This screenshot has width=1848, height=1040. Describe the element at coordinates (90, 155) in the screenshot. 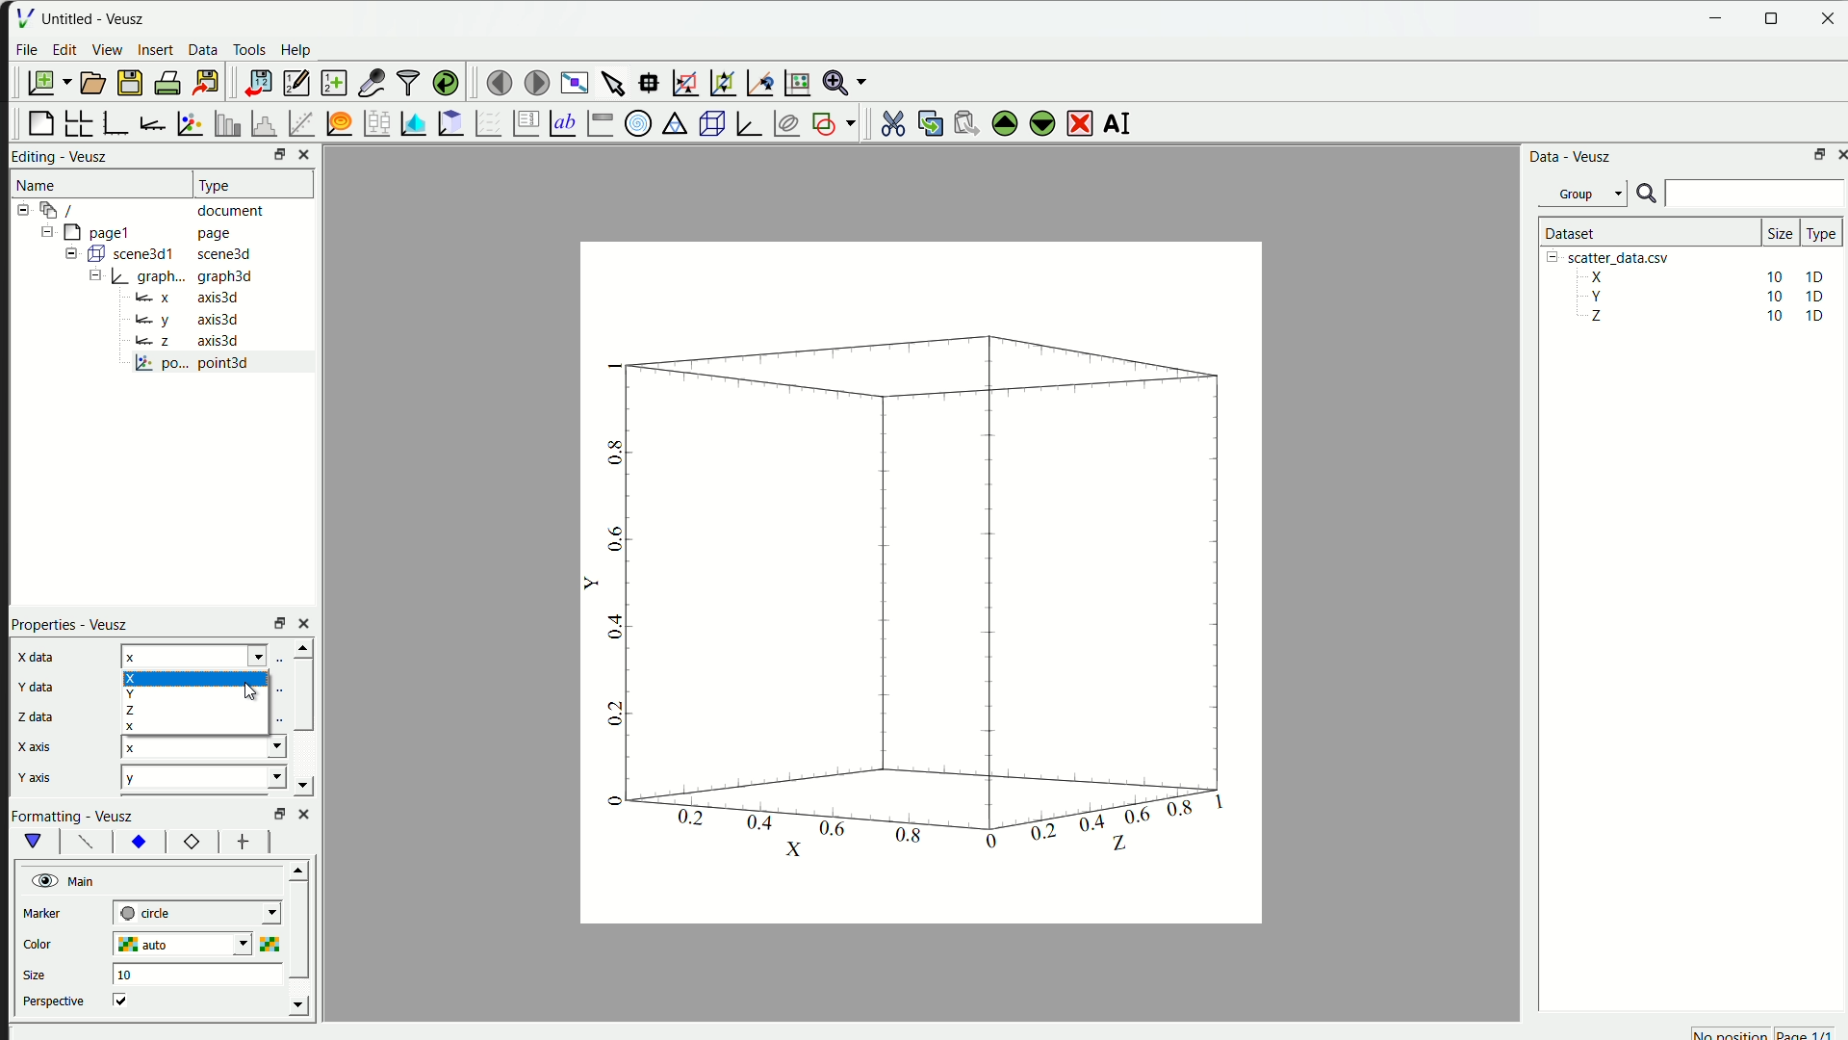

I see `Veusz` at that location.